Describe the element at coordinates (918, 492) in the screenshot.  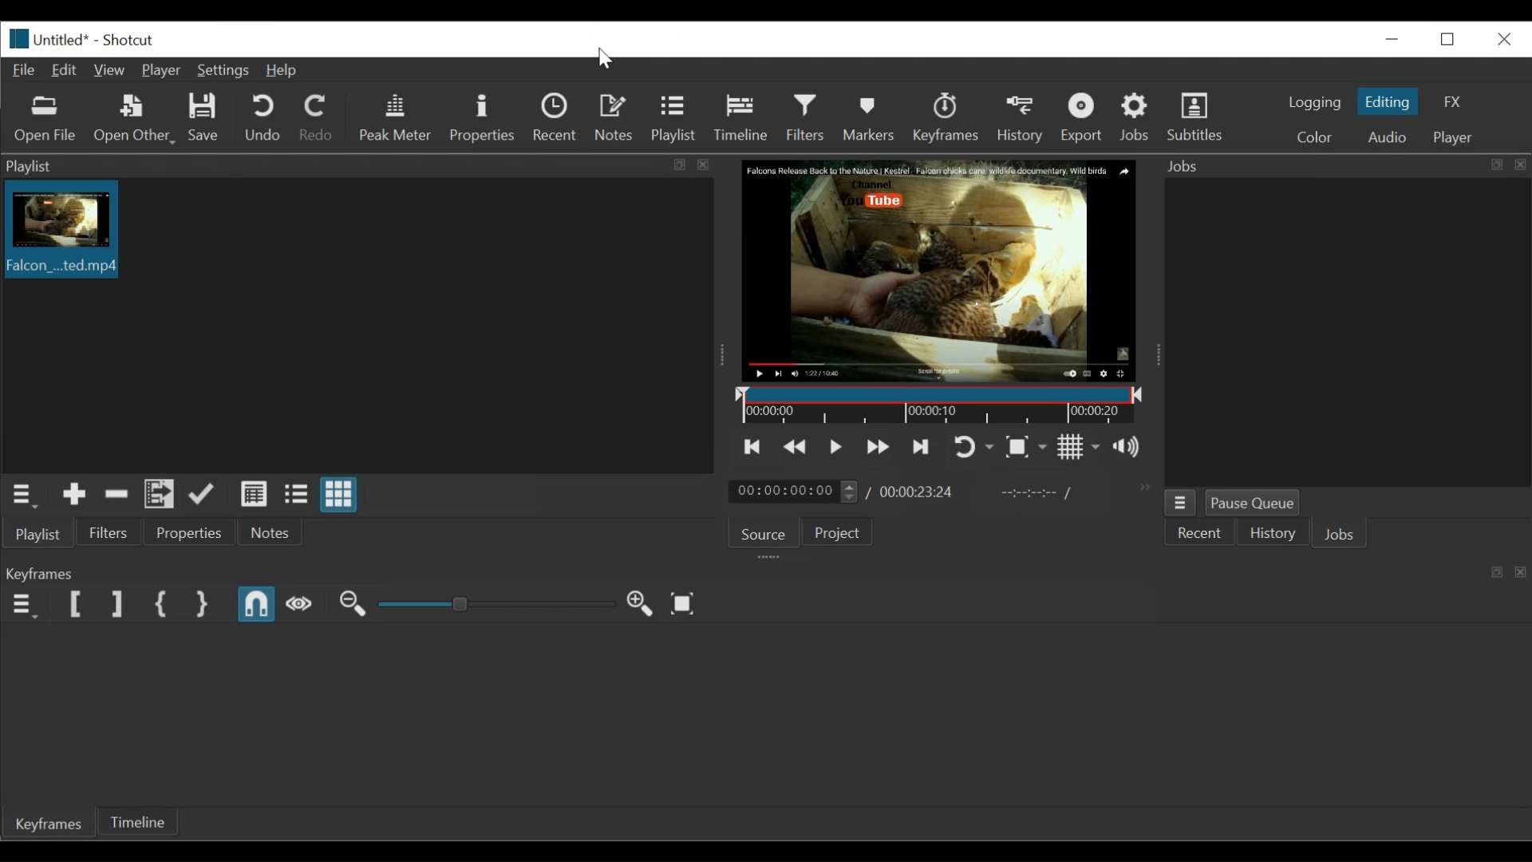
I see `00:00:23:24` at that location.